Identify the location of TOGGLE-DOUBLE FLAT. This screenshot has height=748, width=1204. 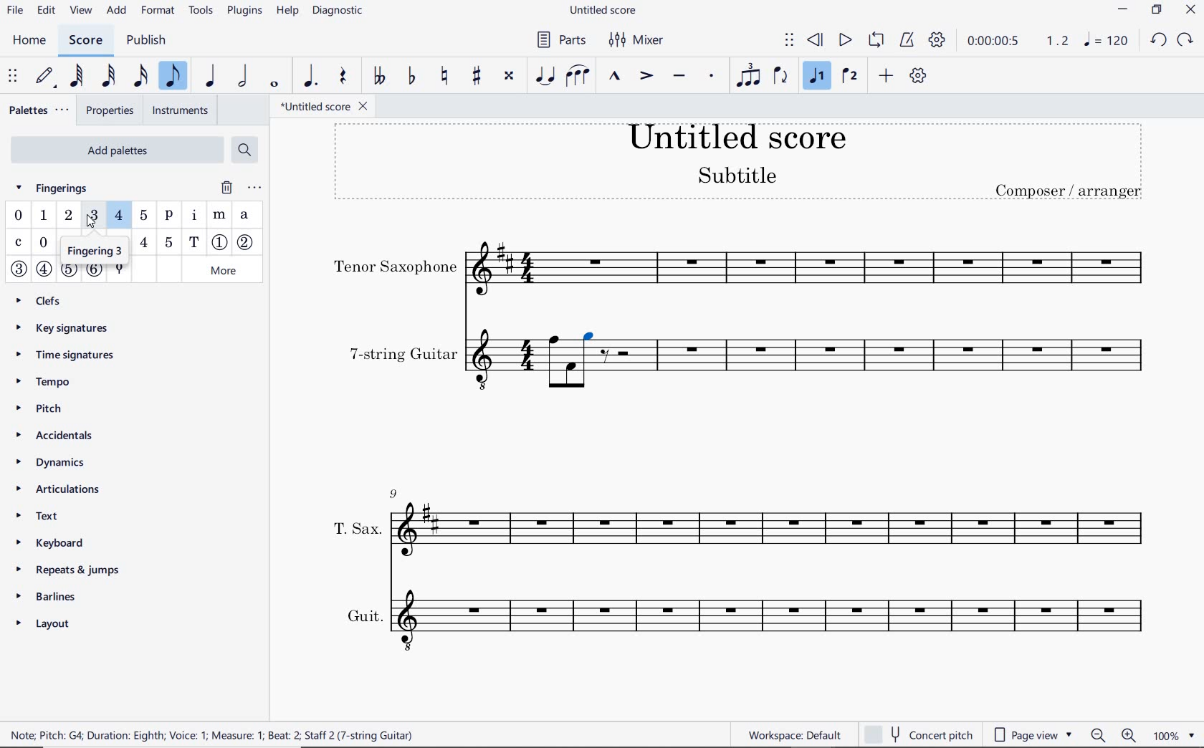
(378, 75).